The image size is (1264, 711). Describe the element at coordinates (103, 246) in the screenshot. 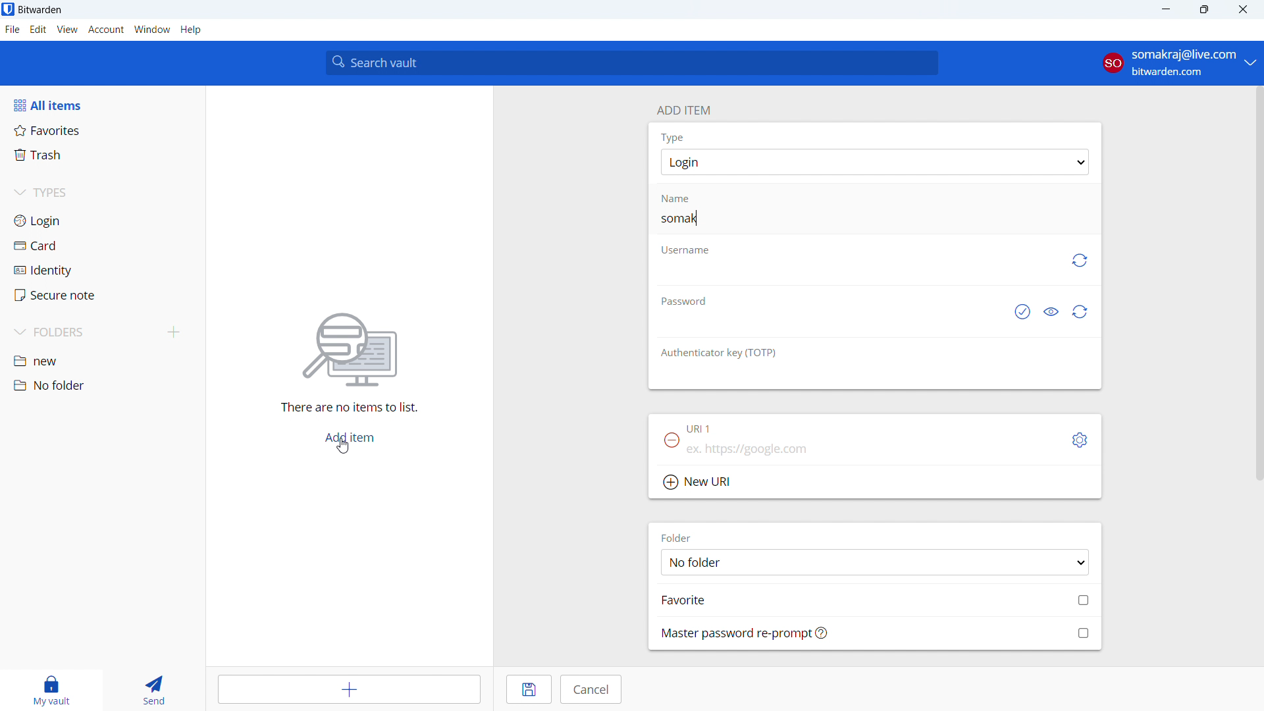

I see `card` at that location.